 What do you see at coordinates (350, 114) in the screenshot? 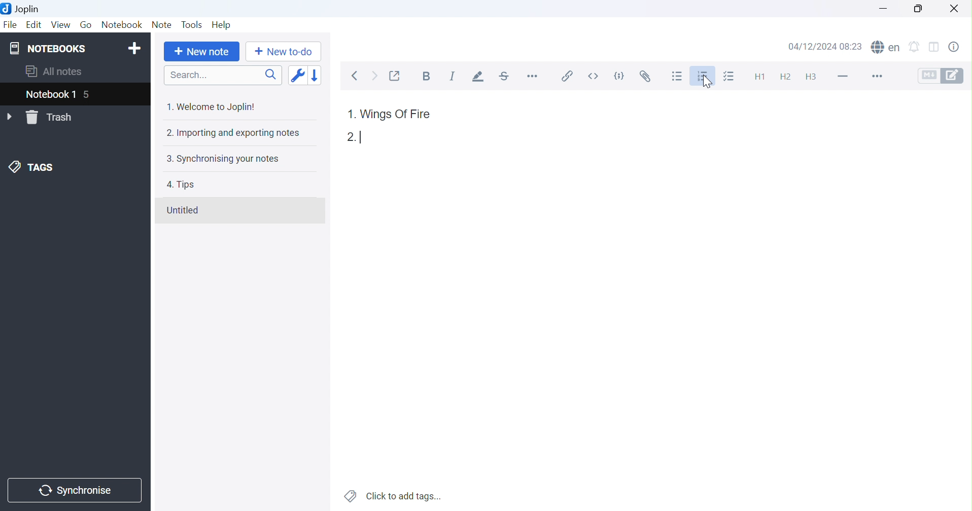
I see `1.` at bounding box center [350, 114].